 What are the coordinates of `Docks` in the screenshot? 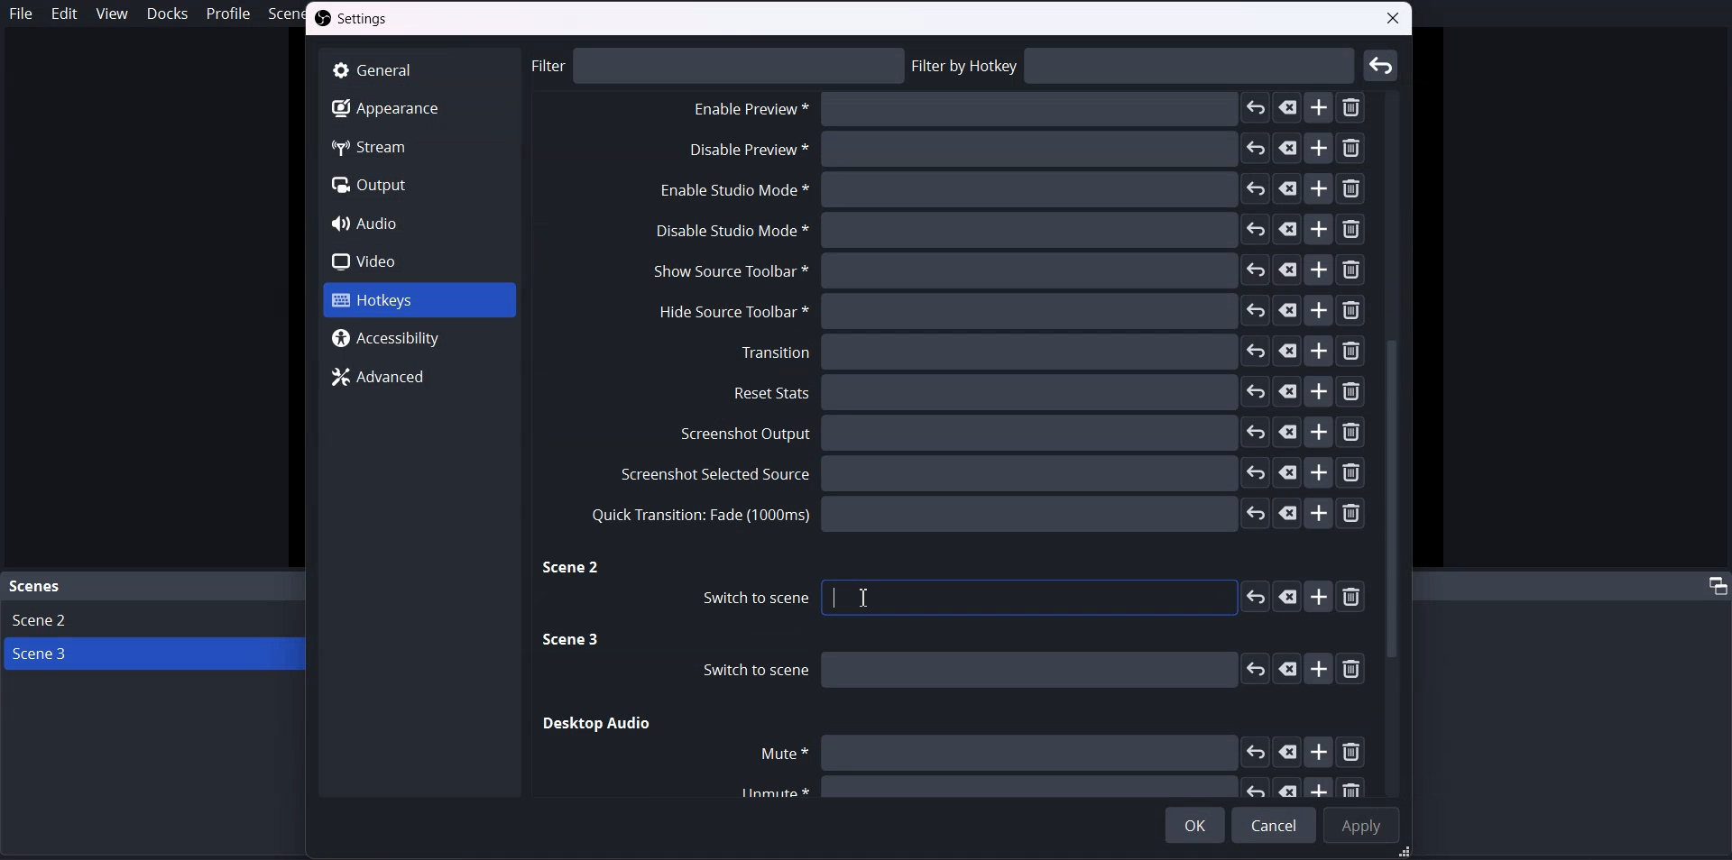 It's located at (167, 14).